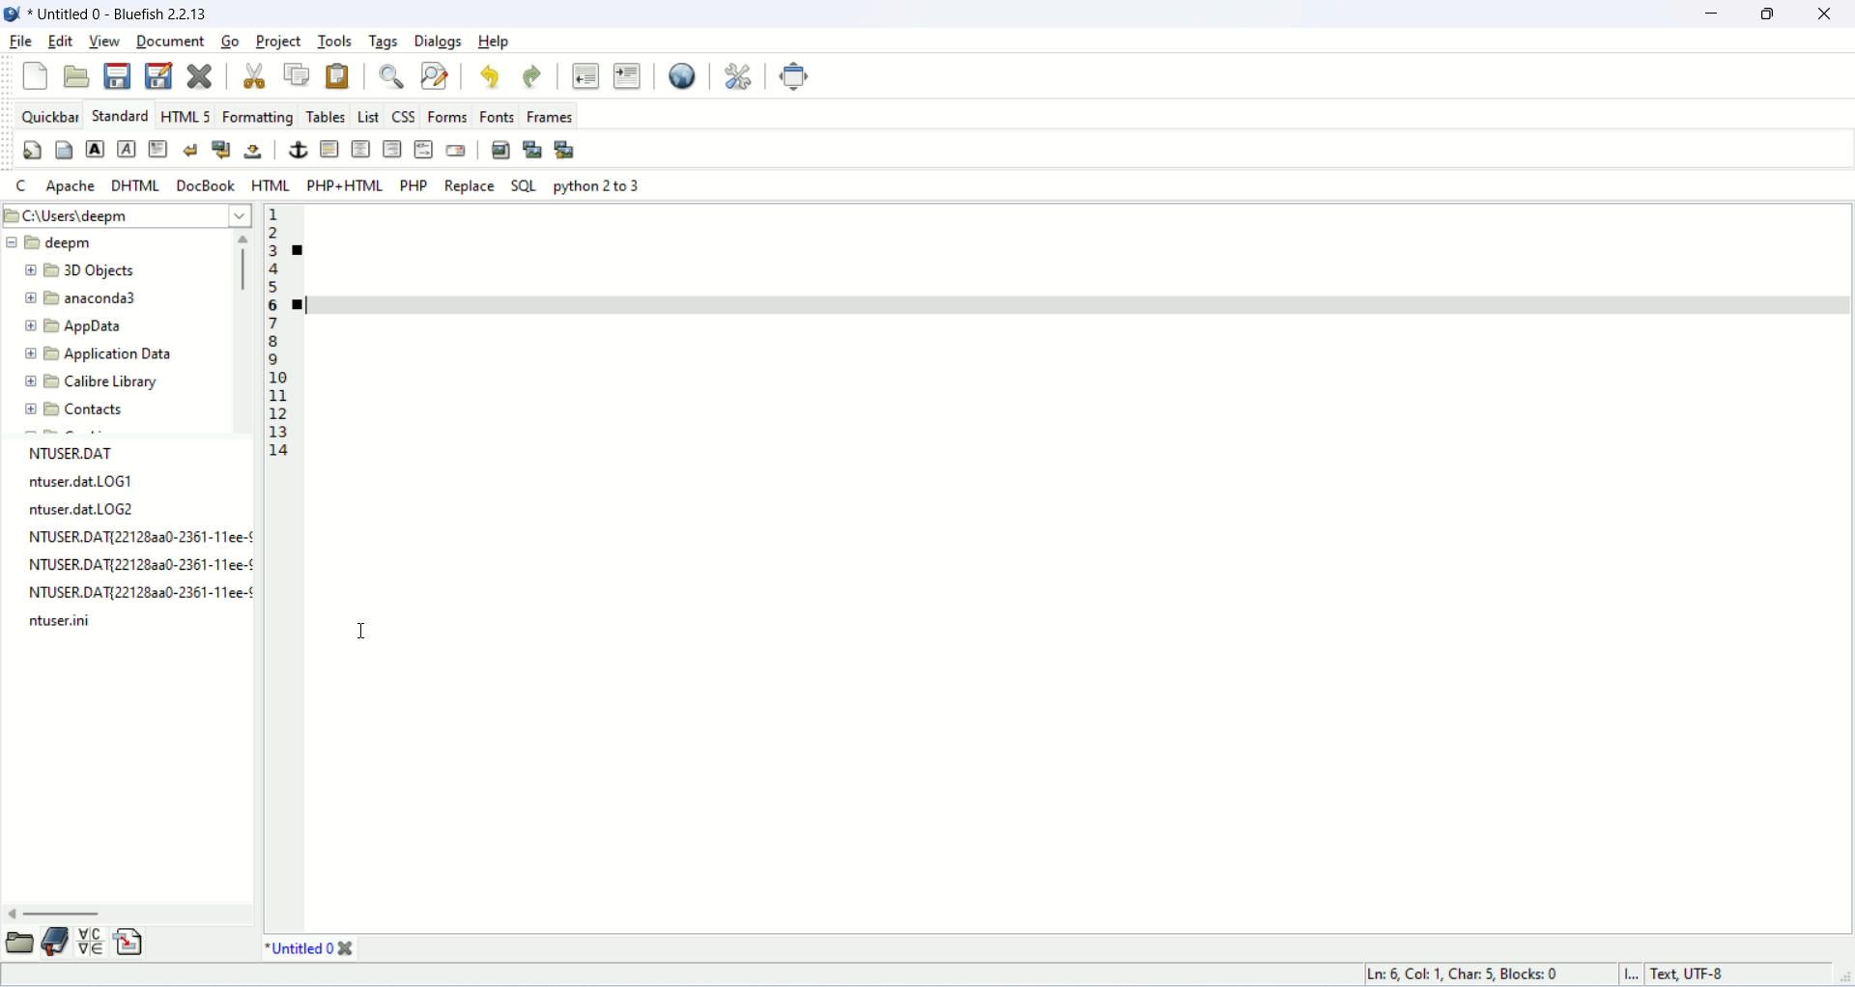  What do you see at coordinates (19, 41) in the screenshot?
I see `file` at bounding box center [19, 41].